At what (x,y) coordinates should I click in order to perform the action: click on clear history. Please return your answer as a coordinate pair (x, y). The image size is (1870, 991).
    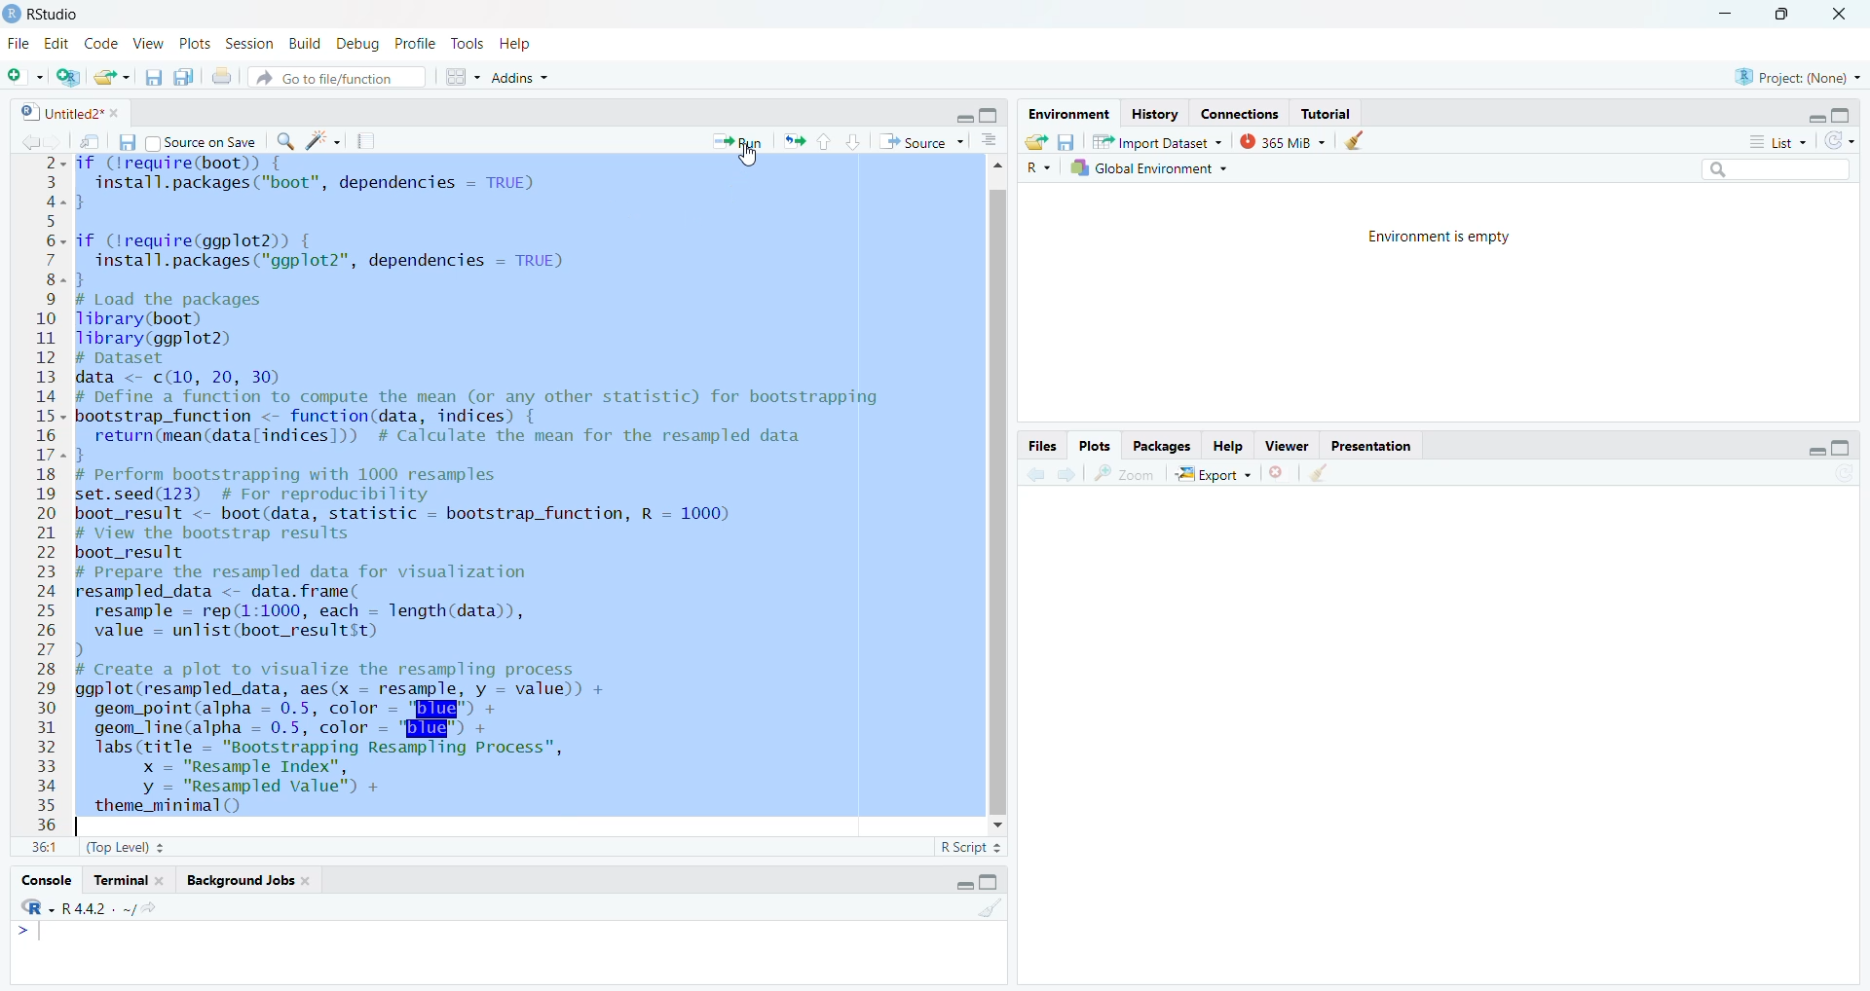
    Looking at the image, I should click on (1359, 141).